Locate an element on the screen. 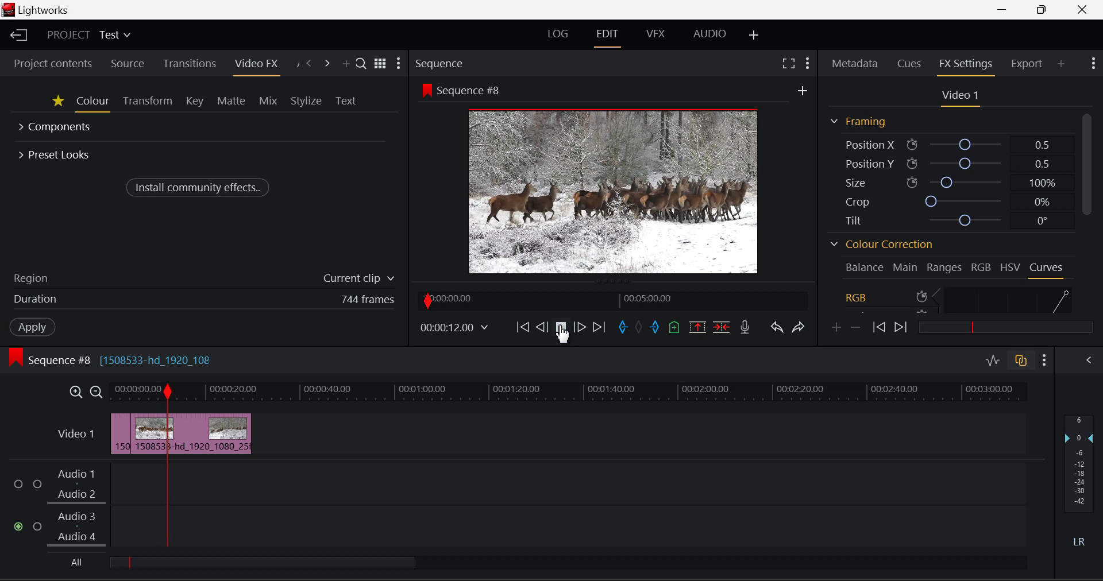 The image size is (1103, 581). Add Panel is located at coordinates (1061, 64).